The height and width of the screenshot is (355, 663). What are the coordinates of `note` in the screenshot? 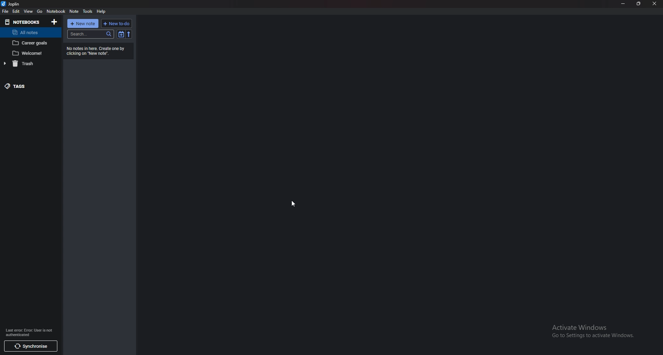 It's located at (74, 11).